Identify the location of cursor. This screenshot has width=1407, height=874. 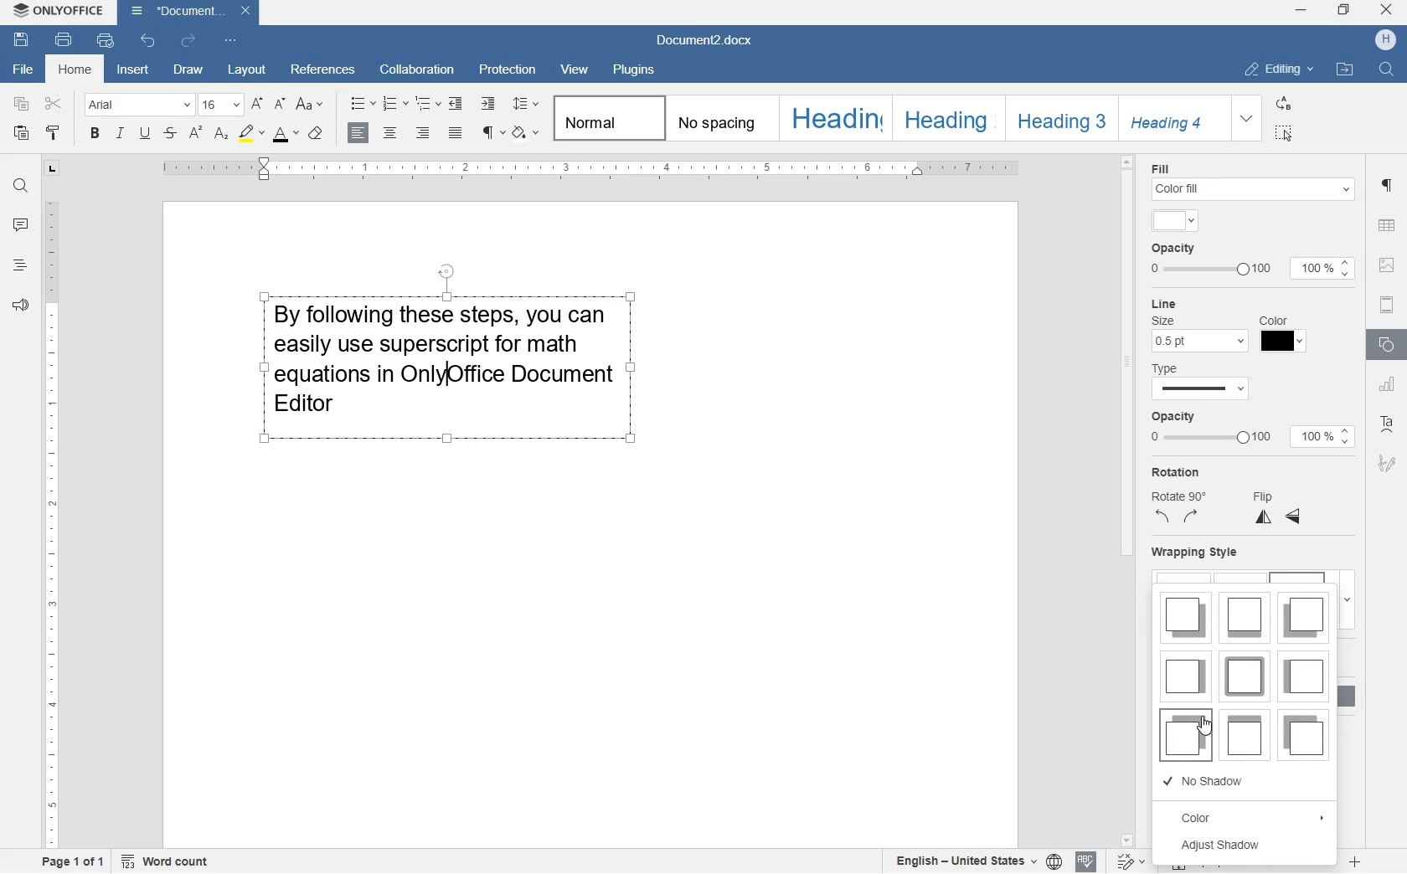
(1204, 727).